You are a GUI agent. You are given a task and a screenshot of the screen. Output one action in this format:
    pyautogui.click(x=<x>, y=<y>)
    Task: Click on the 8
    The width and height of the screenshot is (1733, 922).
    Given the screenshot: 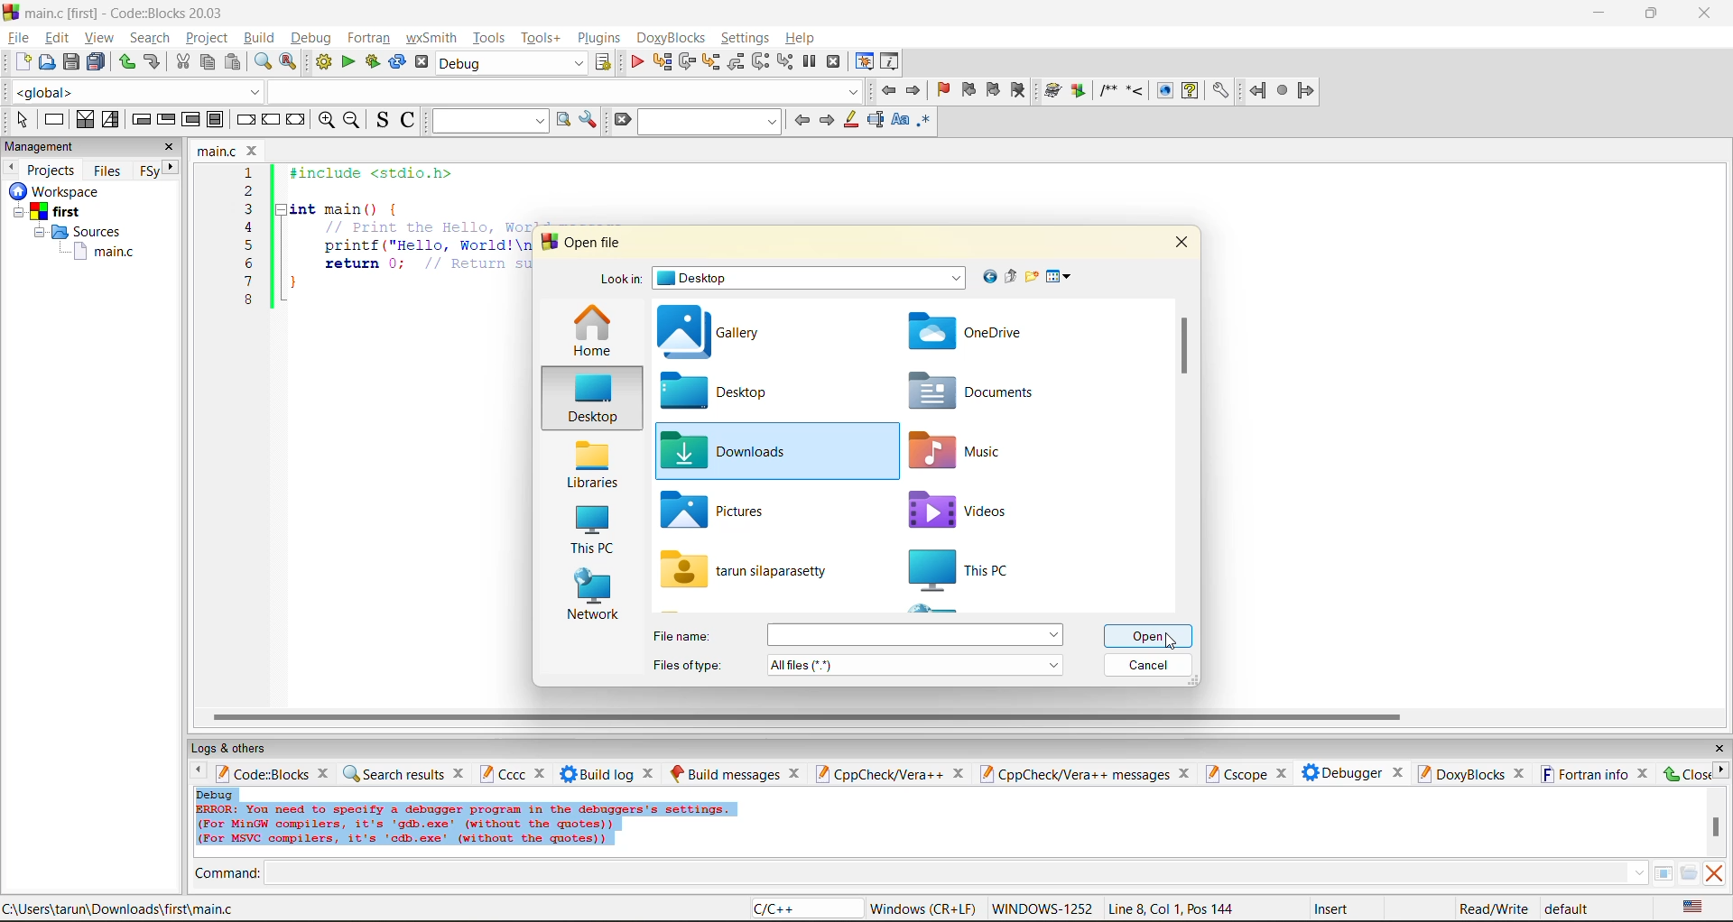 What is the action you would take?
    pyautogui.click(x=248, y=300)
    